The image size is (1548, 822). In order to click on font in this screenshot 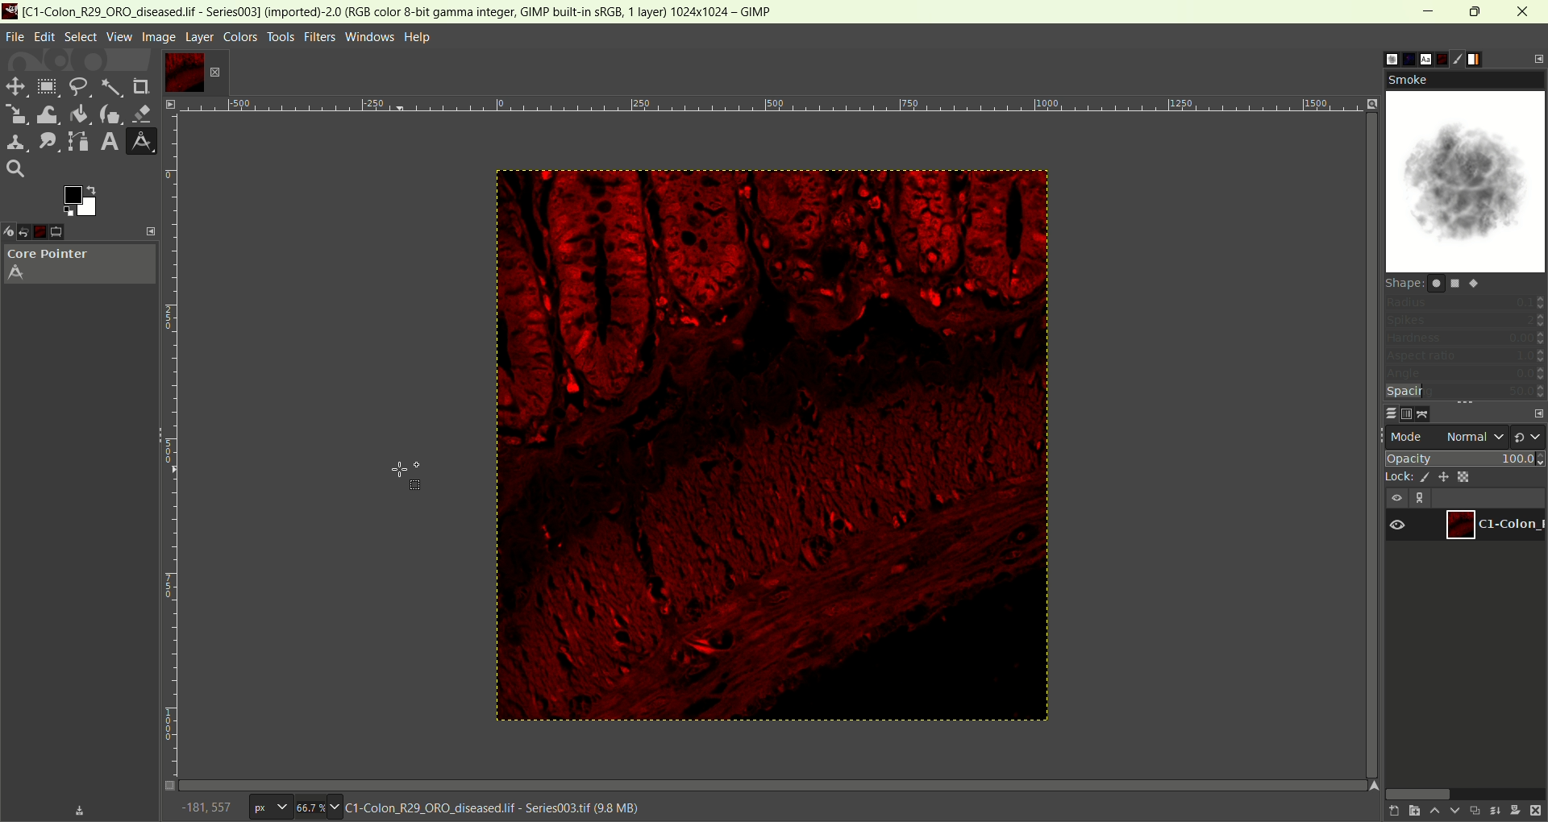, I will do `click(1418, 58)`.